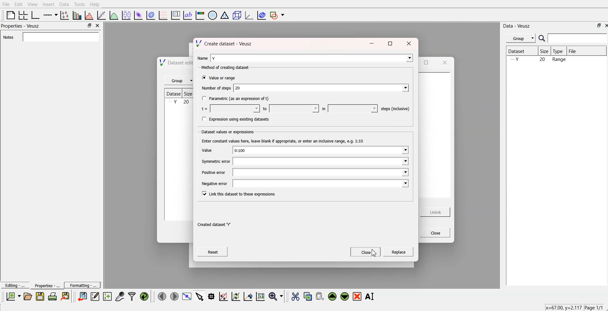 This screenshot has width=608, height=311. Describe the element at coordinates (261, 296) in the screenshot. I see `click to reset graph axes` at that location.